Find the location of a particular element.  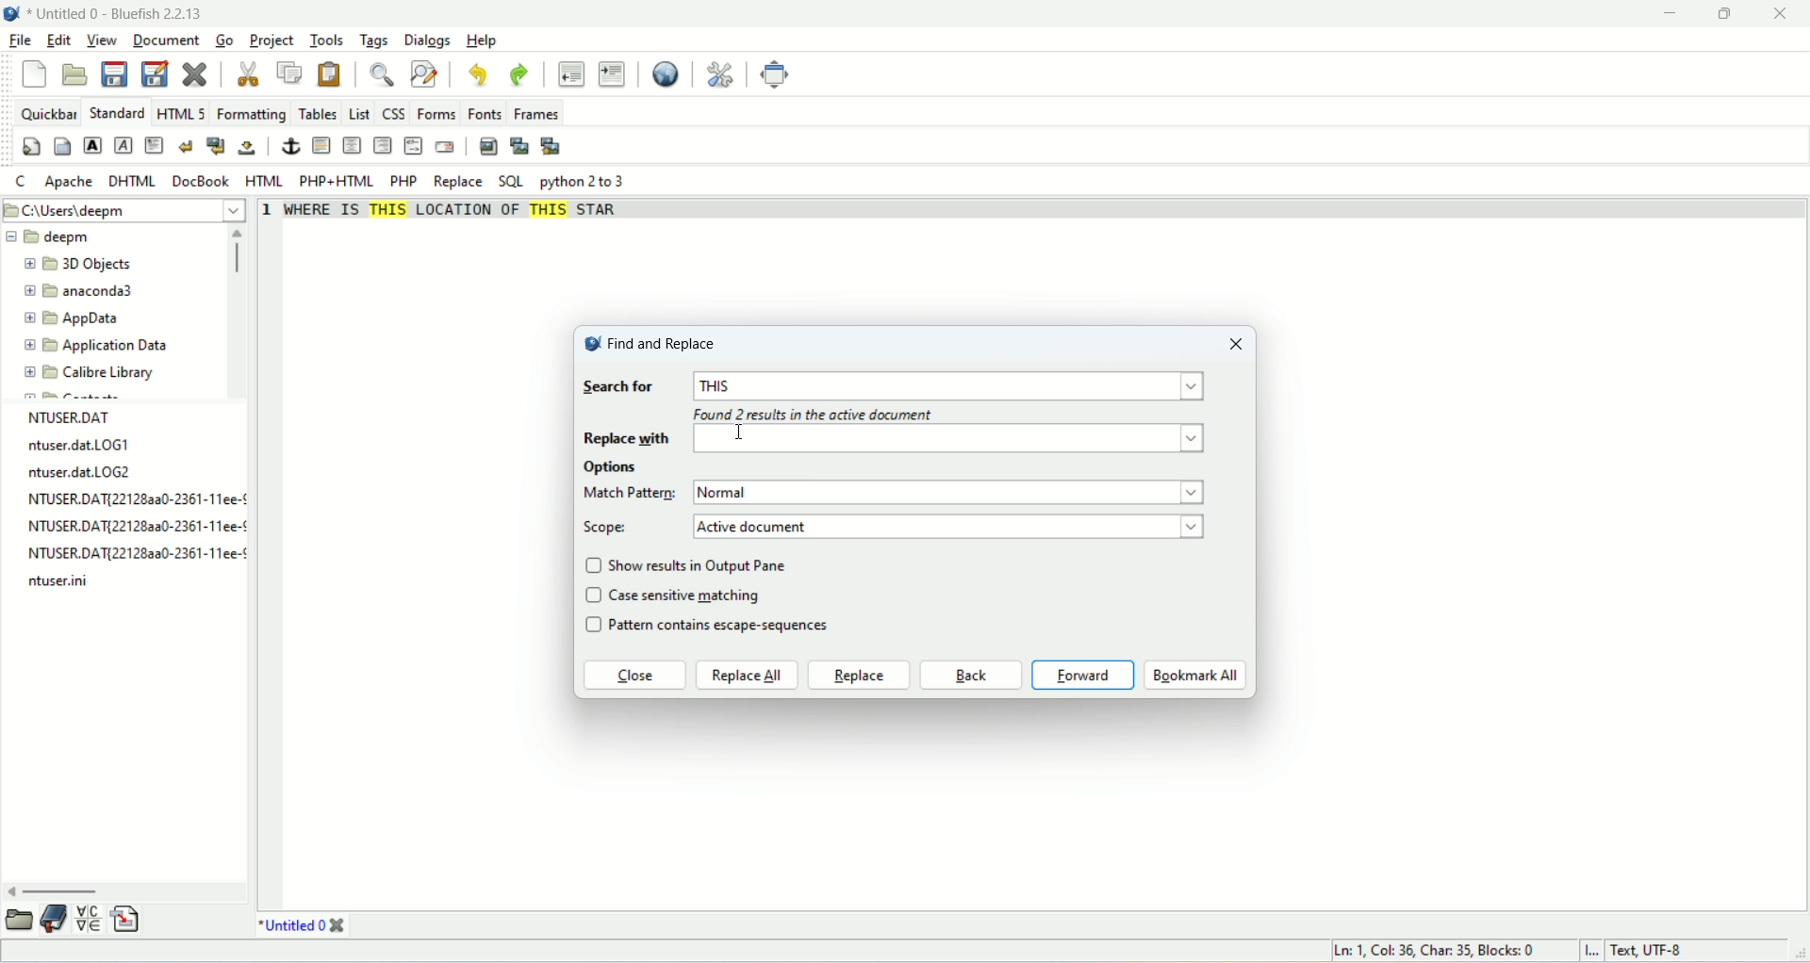

HTML5 is located at coordinates (178, 114).